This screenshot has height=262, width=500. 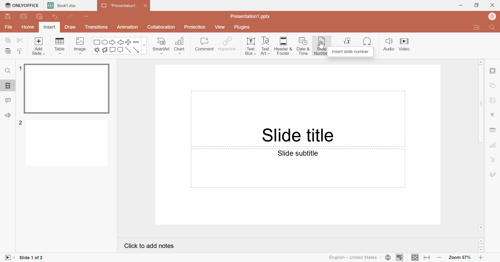 What do you see at coordinates (118, 6) in the screenshot?
I see `*Presentation1...` at bounding box center [118, 6].